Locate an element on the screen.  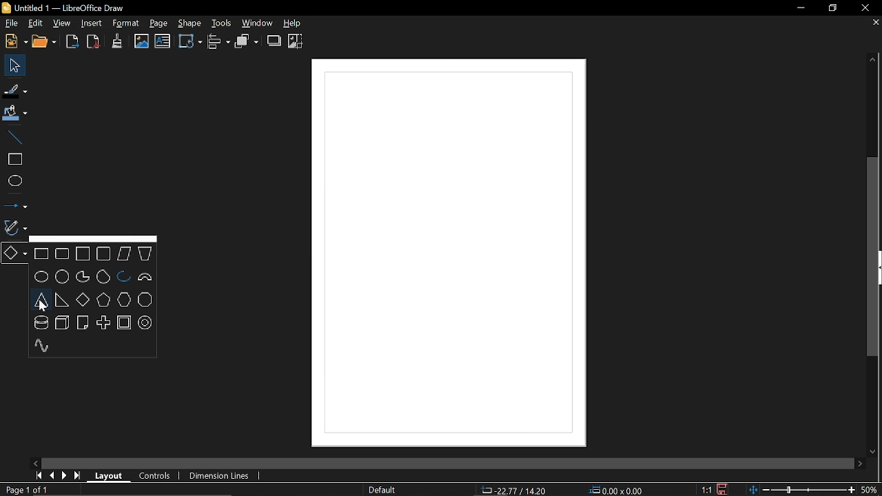
fill line is located at coordinates (16, 90).